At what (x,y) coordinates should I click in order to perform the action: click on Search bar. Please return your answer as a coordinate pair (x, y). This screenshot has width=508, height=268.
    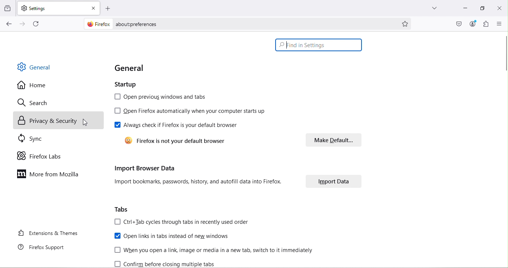
    Looking at the image, I should click on (319, 45).